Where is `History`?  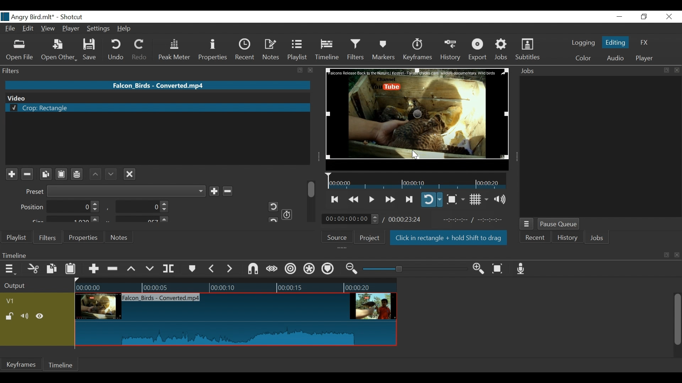 History is located at coordinates (451, 50).